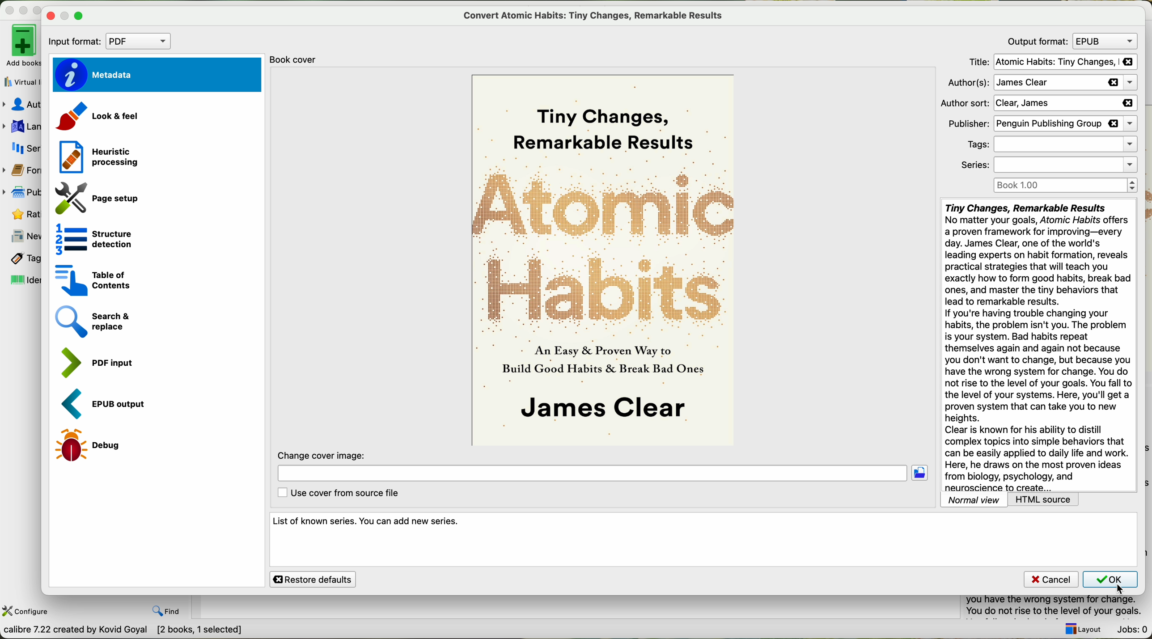 This screenshot has height=639, width=1152. What do you see at coordinates (20, 47) in the screenshot?
I see `add books` at bounding box center [20, 47].